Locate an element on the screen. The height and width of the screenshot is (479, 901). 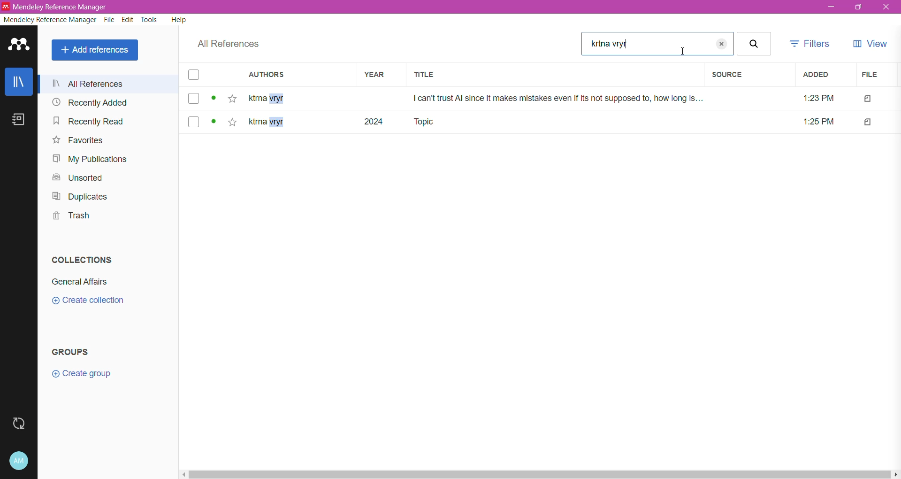
Edit is located at coordinates (127, 20).